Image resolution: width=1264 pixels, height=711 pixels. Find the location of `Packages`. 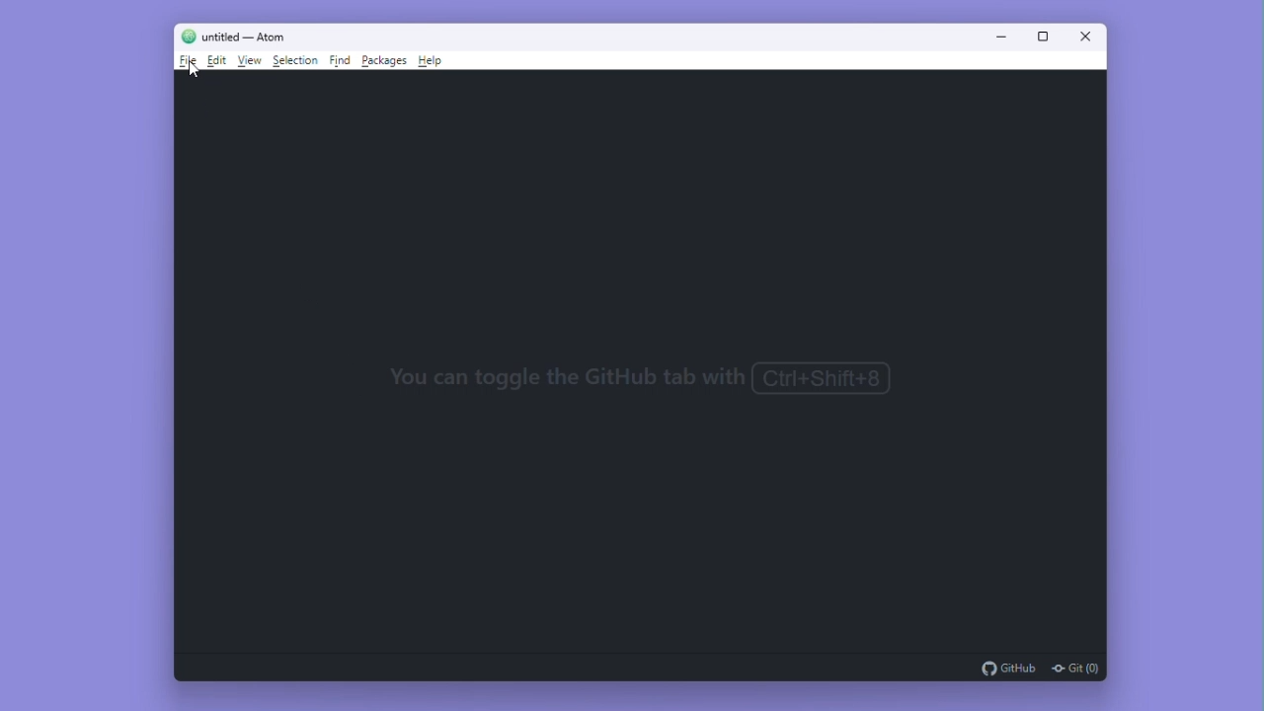

Packages is located at coordinates (384, 62).